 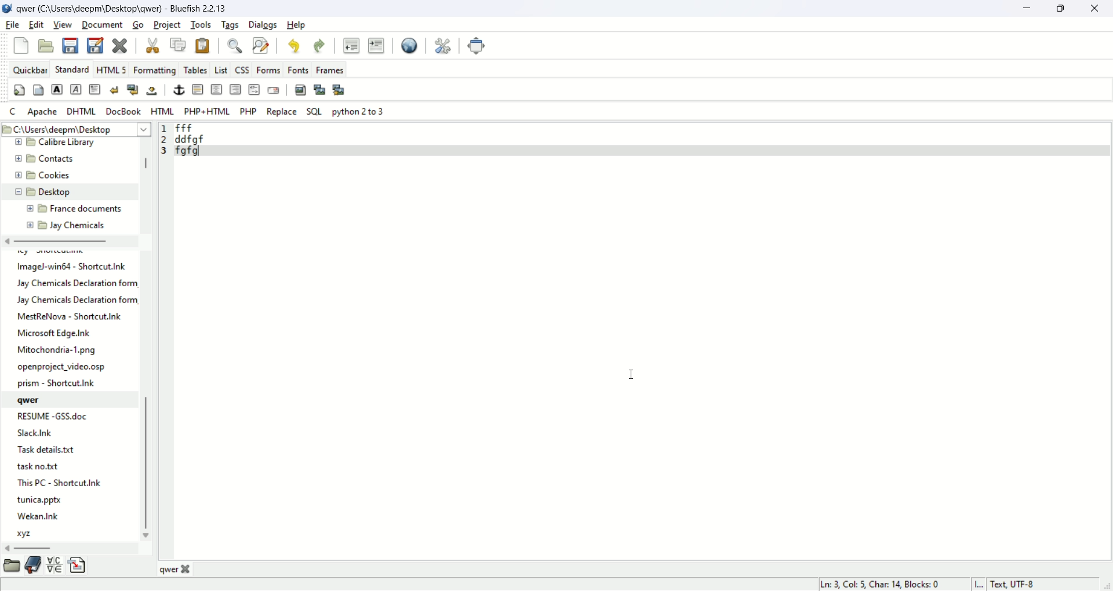 What do you see at coordinates (13, 25) in the screenshot?
I see `file` at bounding box center [13, 25].